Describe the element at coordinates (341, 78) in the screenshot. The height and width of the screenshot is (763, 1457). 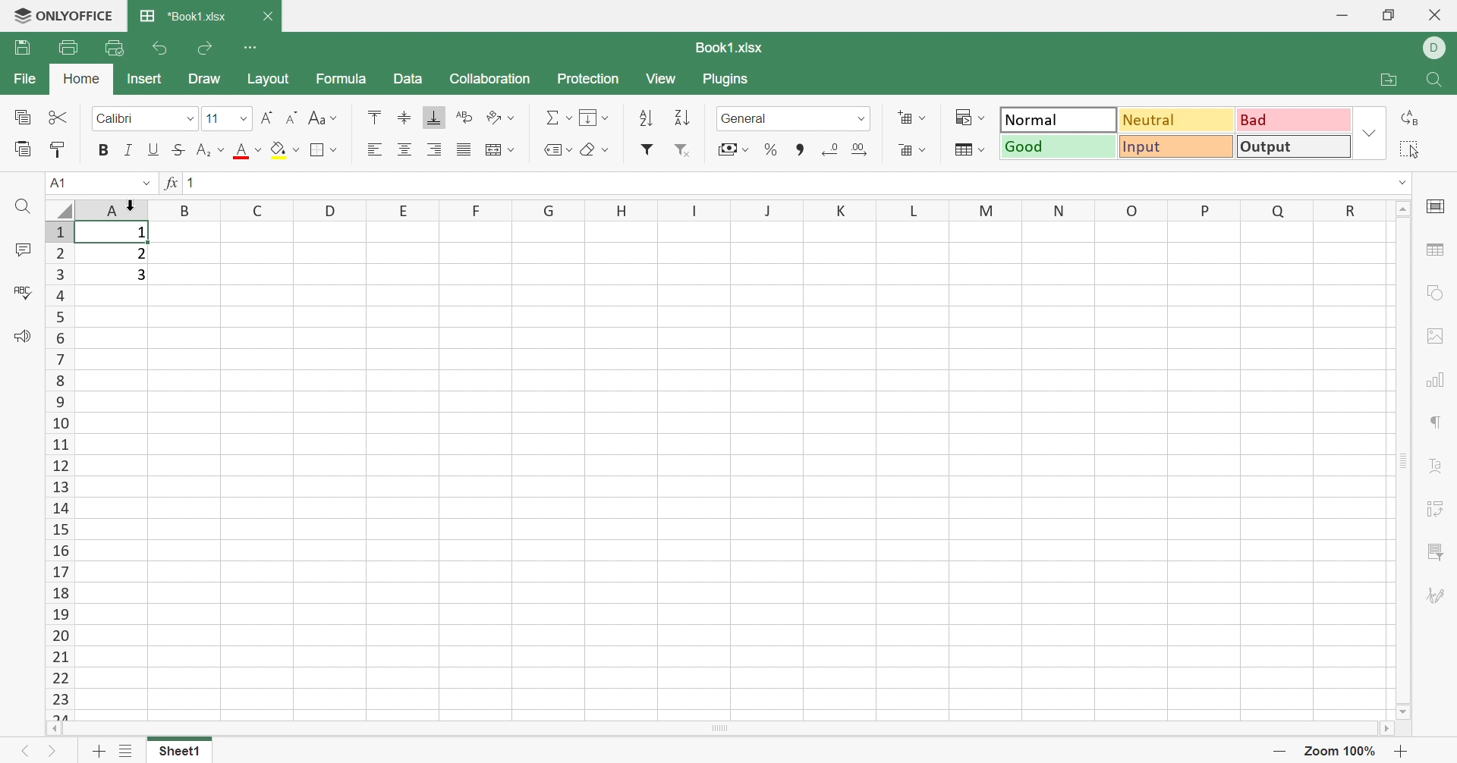
I see `Formula` at that location.